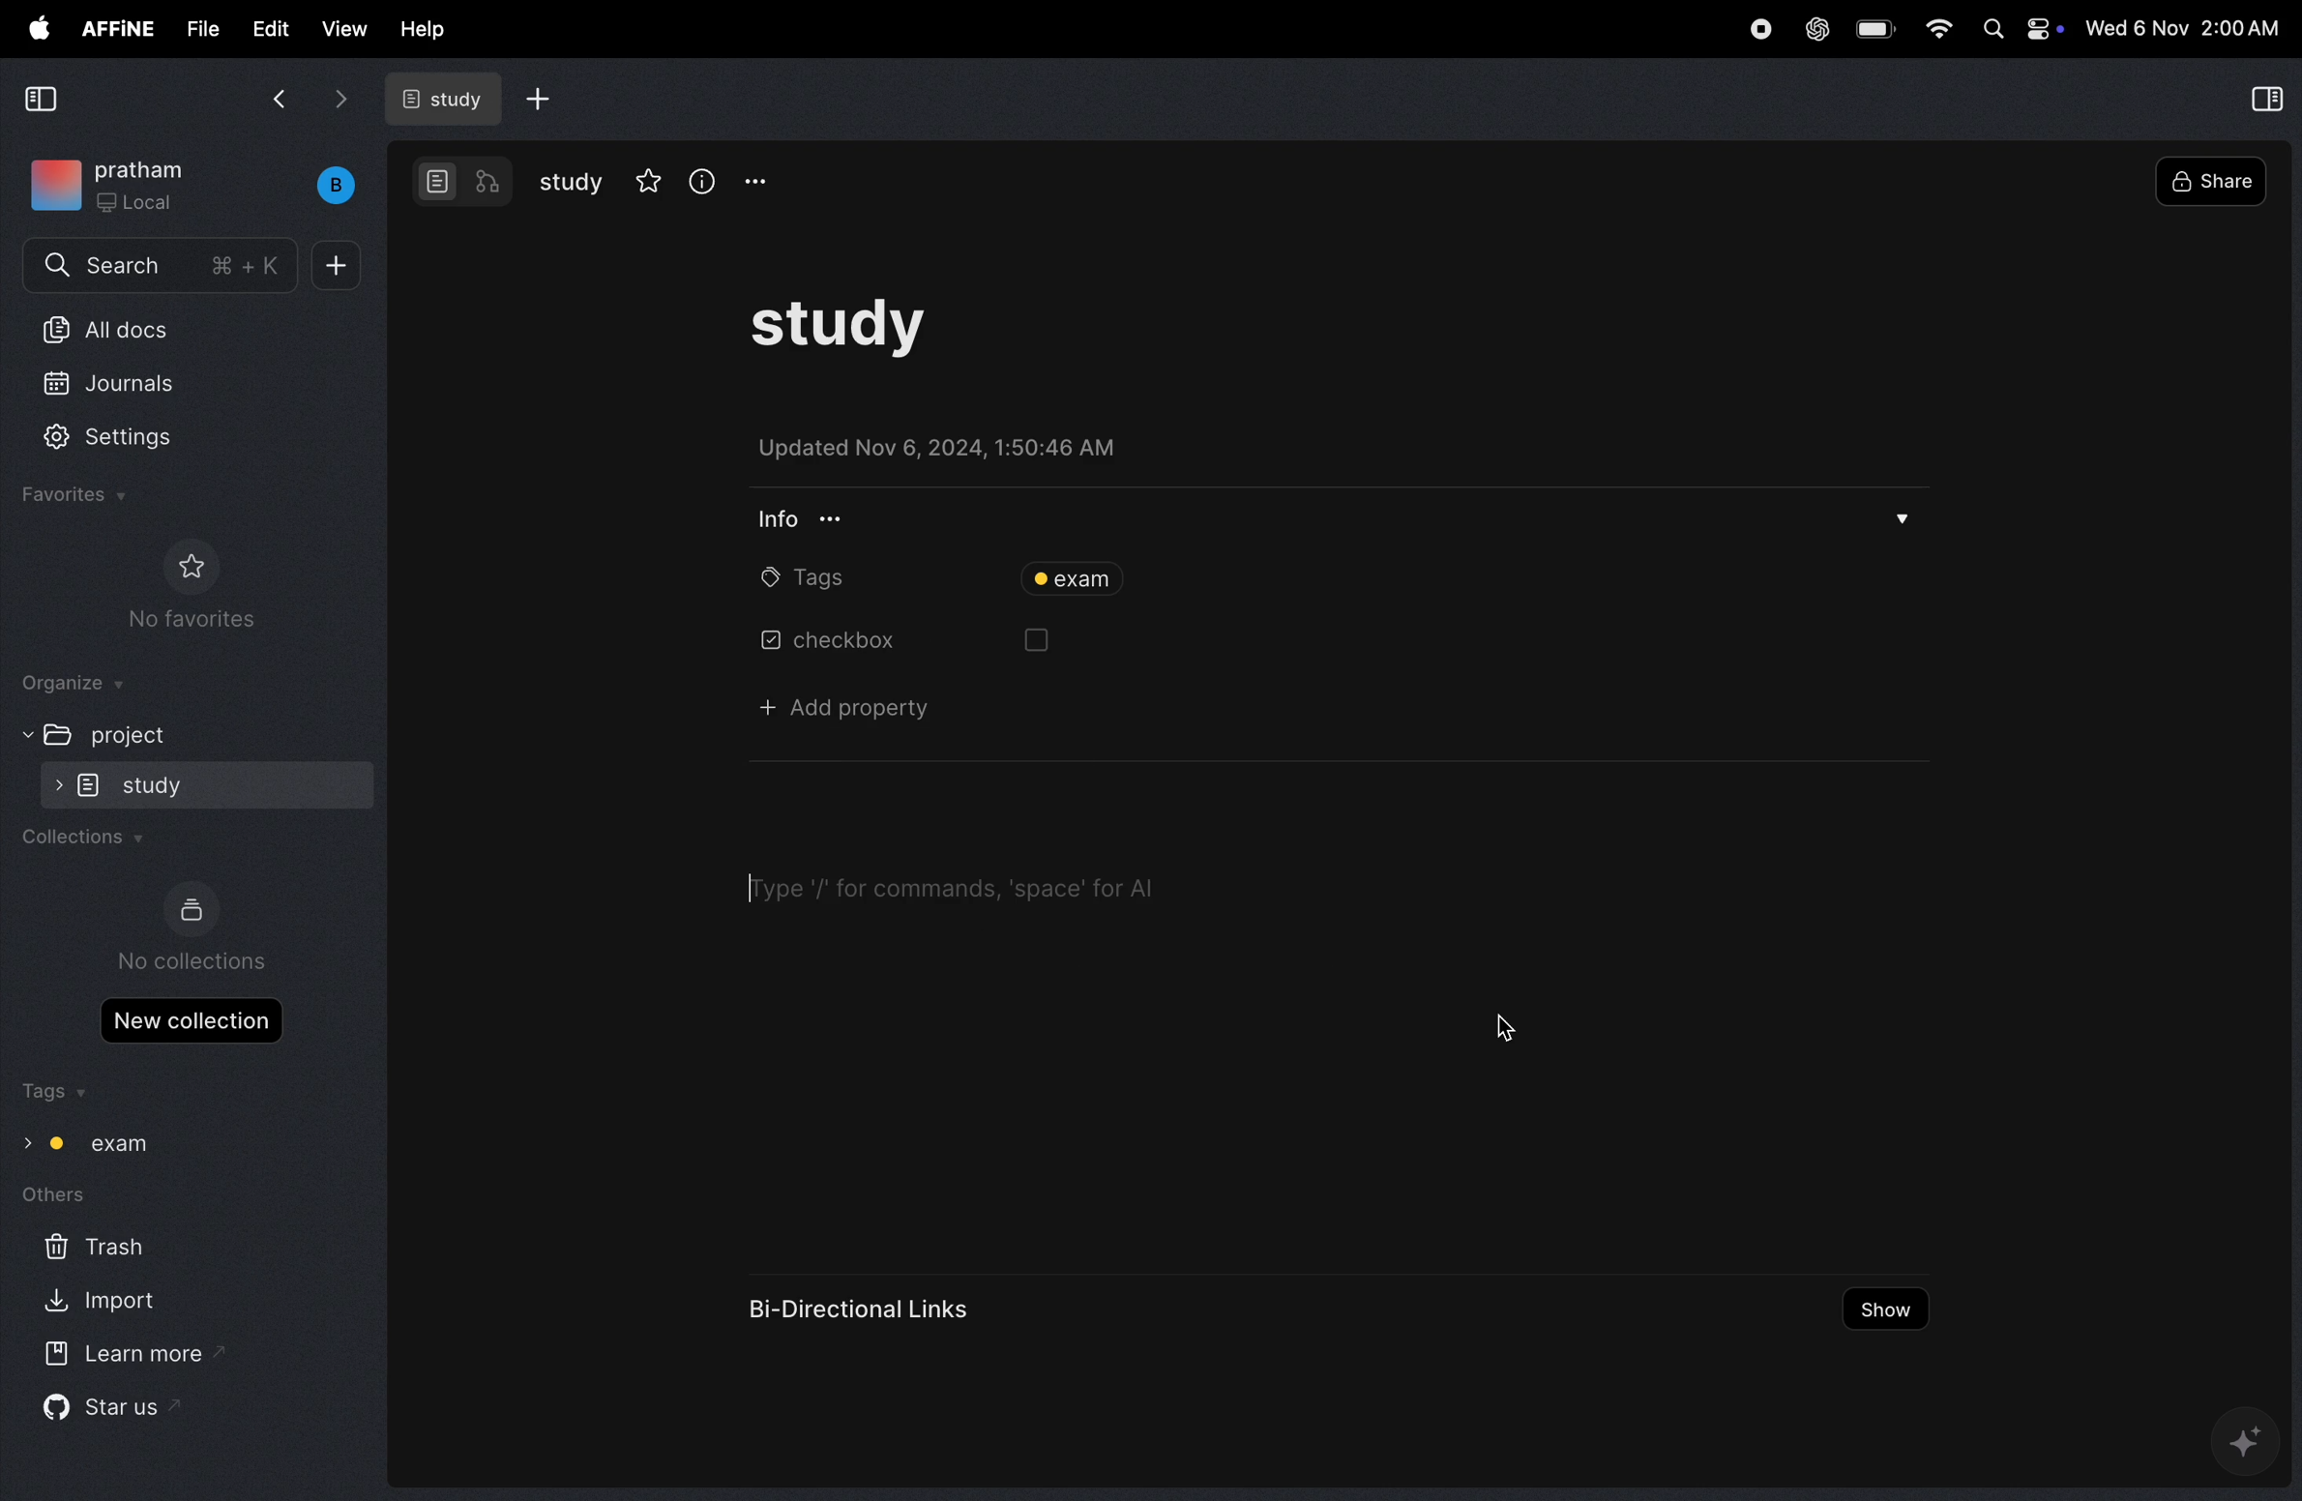 The image size is (2302, 1501). What do you see at coordinates (1067, 578) in the screenshot?
I see `exam tags` at bounding box center [1067, 578].